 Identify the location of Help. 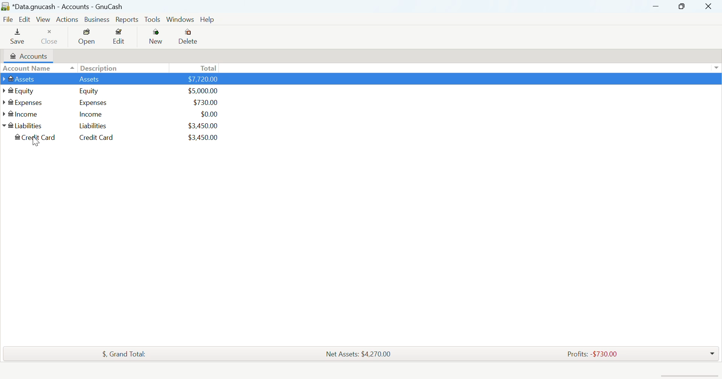
(208, 20).